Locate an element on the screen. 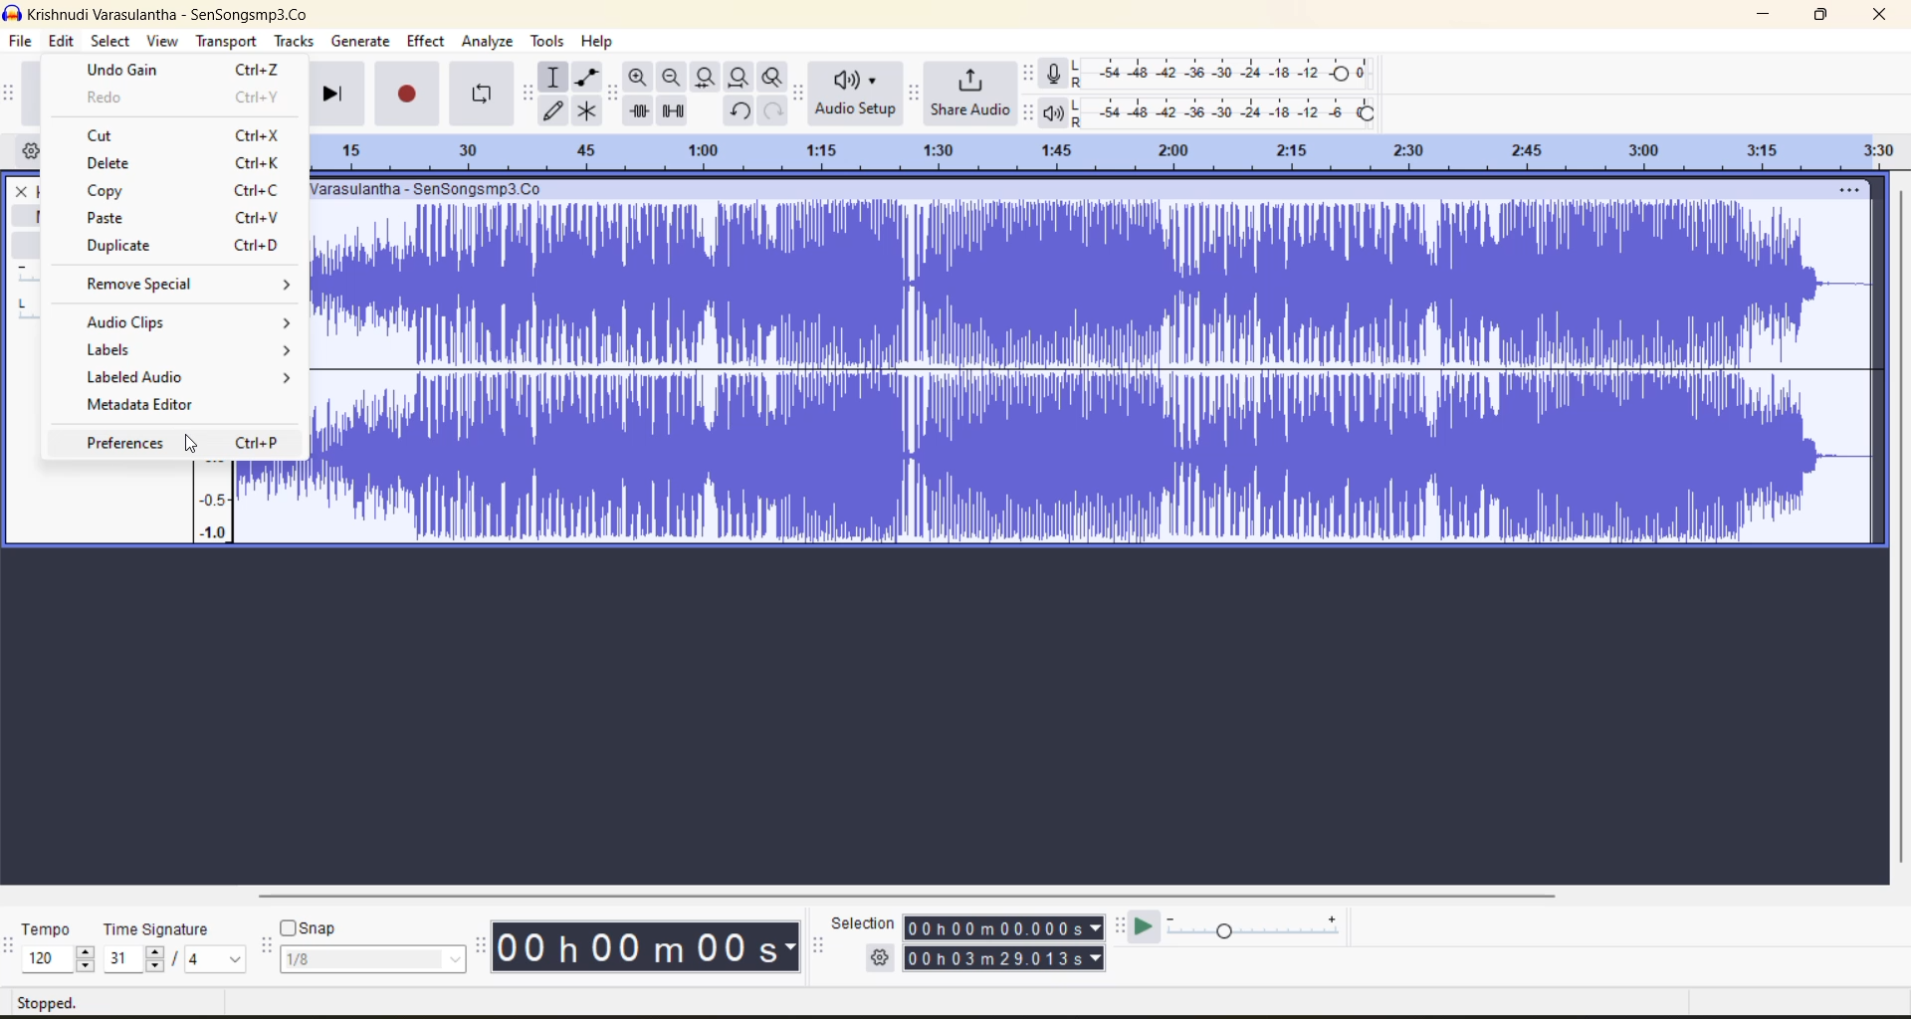 This screenshot has width=1911, height=1019. trim audio outside selection is located at coordinates (638, 112).